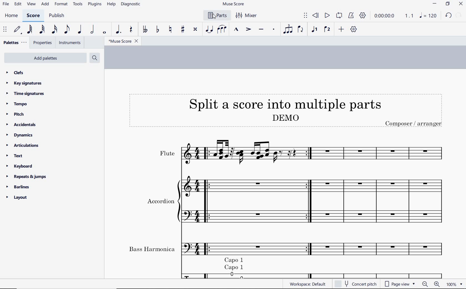 This screenshot has height=289, width=466. I want to click on toggle flat, so click(157, 30).